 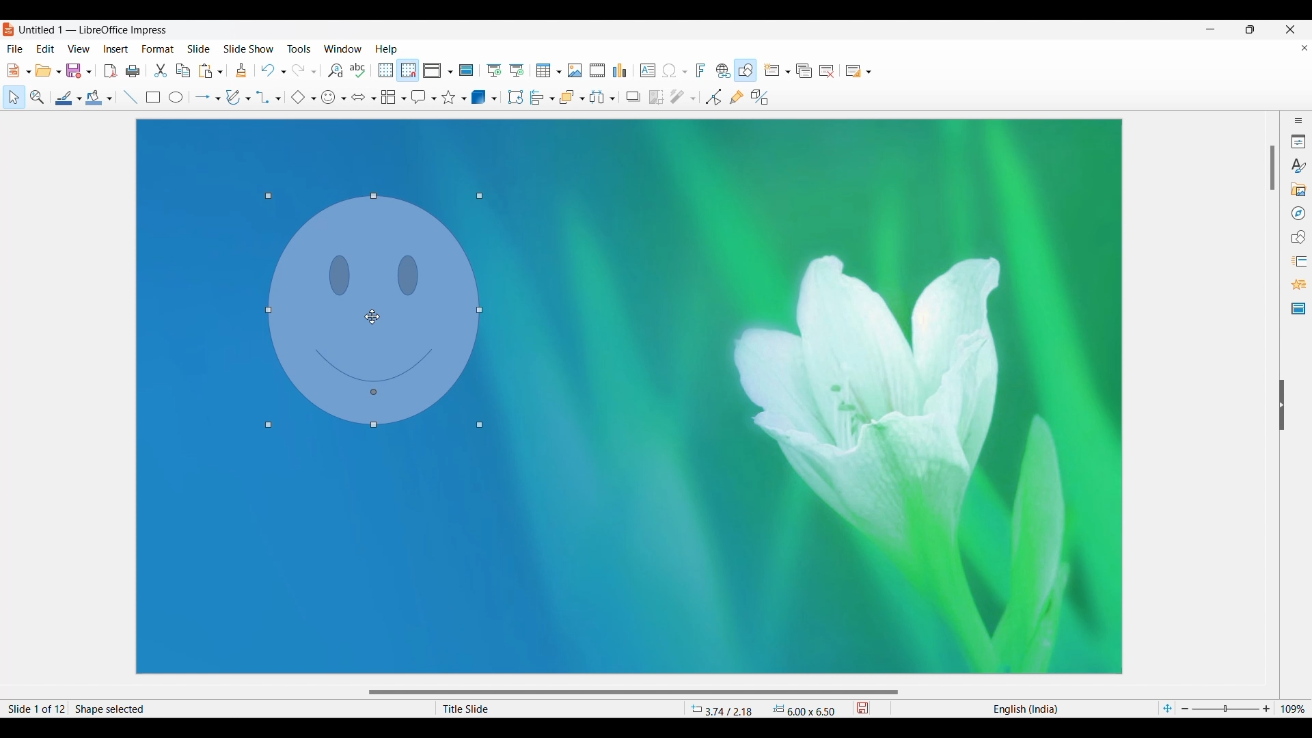 What do you see at coordinates (405, 98) in the screenshot?
I see `Flowchart options` at bounding box center [405, 98].